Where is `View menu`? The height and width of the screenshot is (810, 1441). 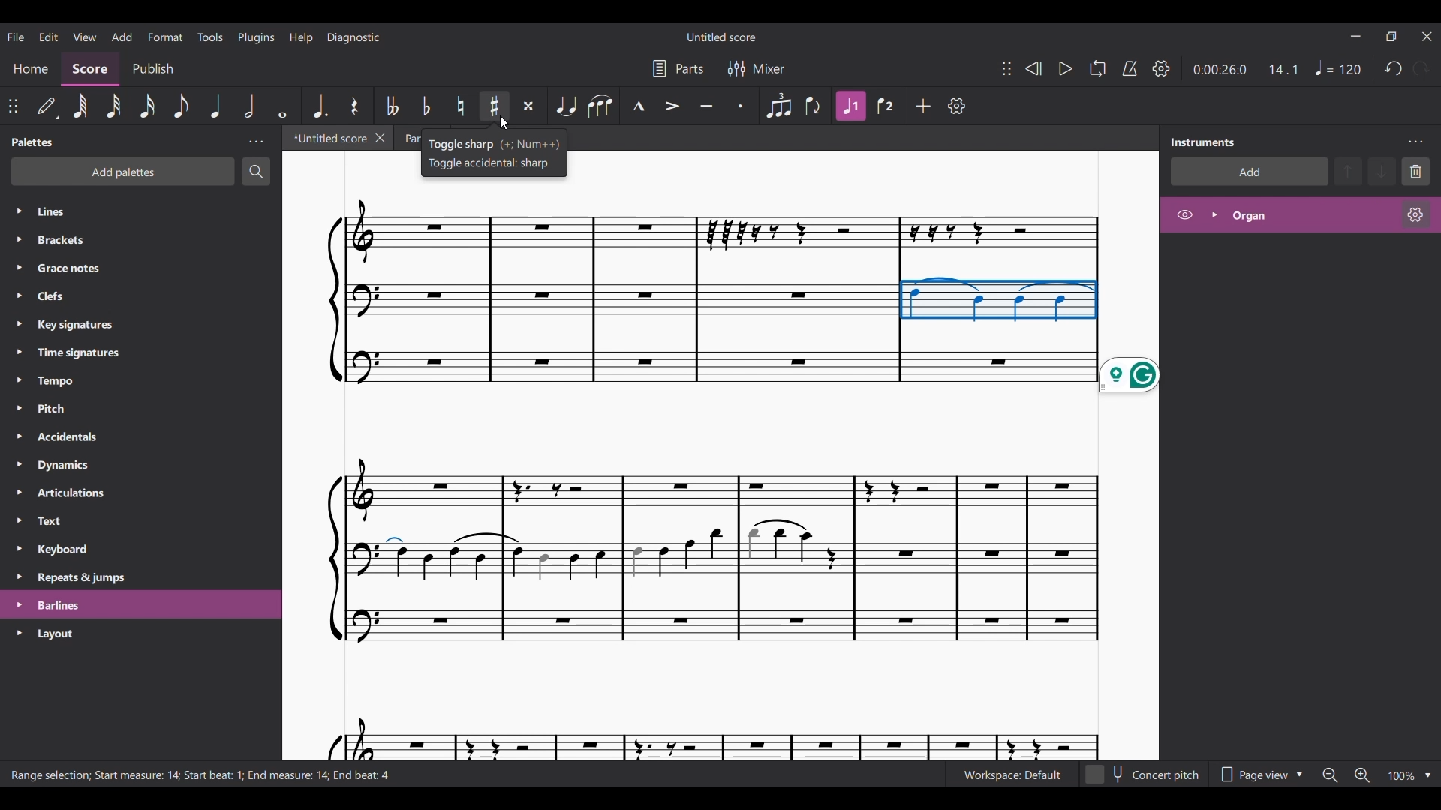
View menu is located at coordinates (84, 37).